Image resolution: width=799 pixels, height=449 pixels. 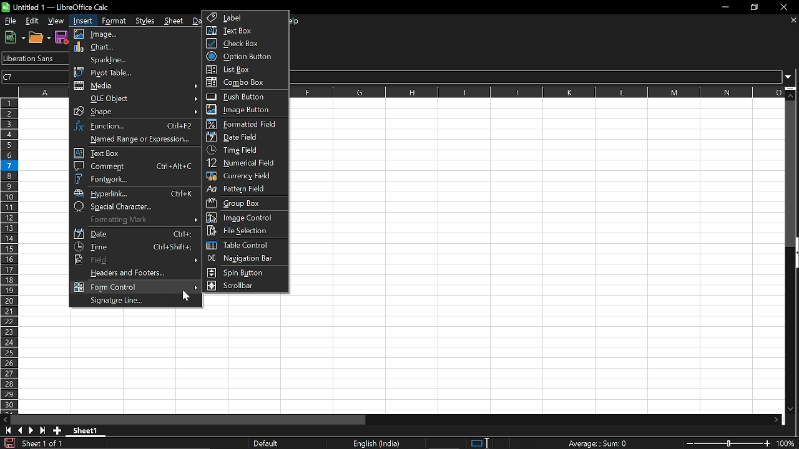 What do you see at coordinates (729, 443) in the screenshot?
I see `Change Zoom` at bounding box center [729, 443].